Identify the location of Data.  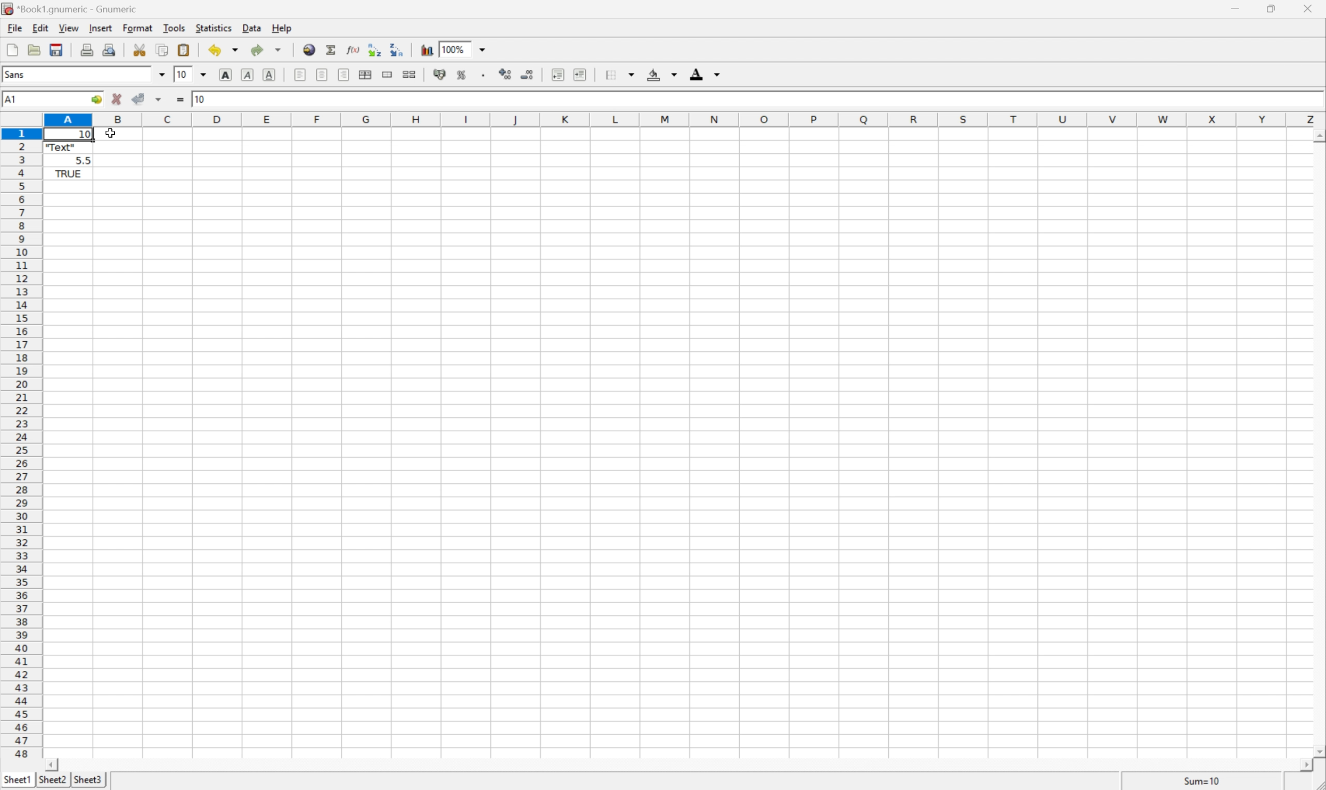
(250, 28).